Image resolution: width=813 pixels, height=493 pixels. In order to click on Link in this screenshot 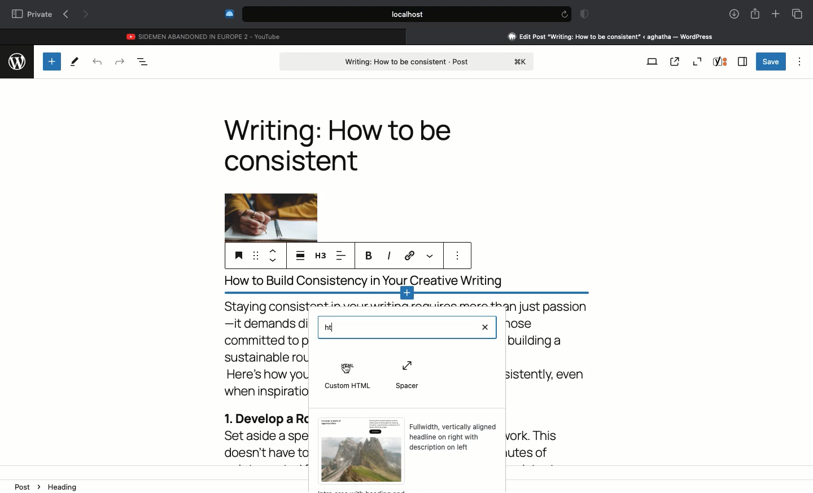, I will do `click(410, 256)`.